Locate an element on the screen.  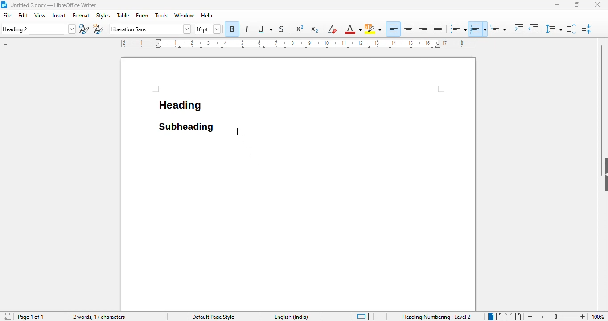
page 1 of 1 is located at coordinates (31, 317).